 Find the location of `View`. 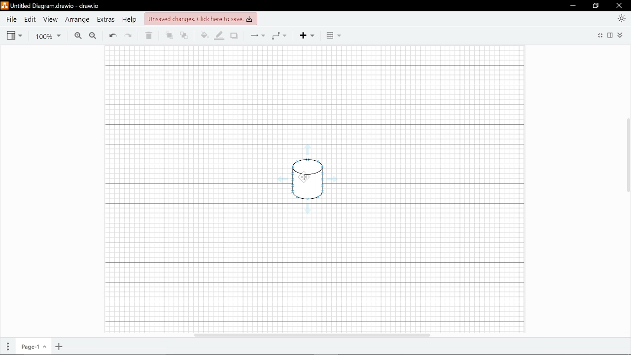

View is located at coordinates (50, 20).